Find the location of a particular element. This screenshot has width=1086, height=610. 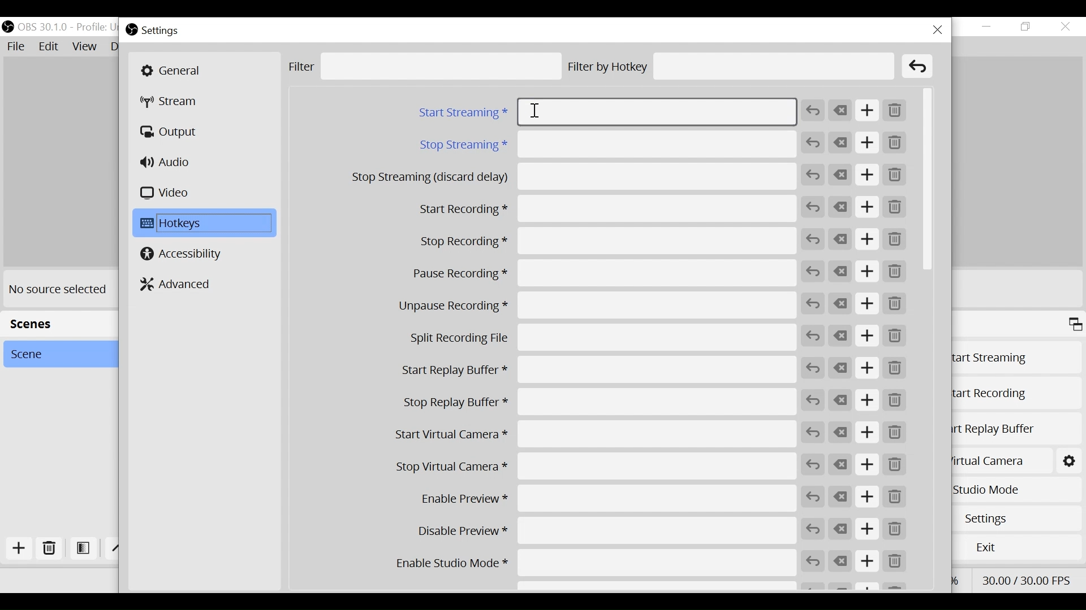

Revert is located at coordinates (814, 433).